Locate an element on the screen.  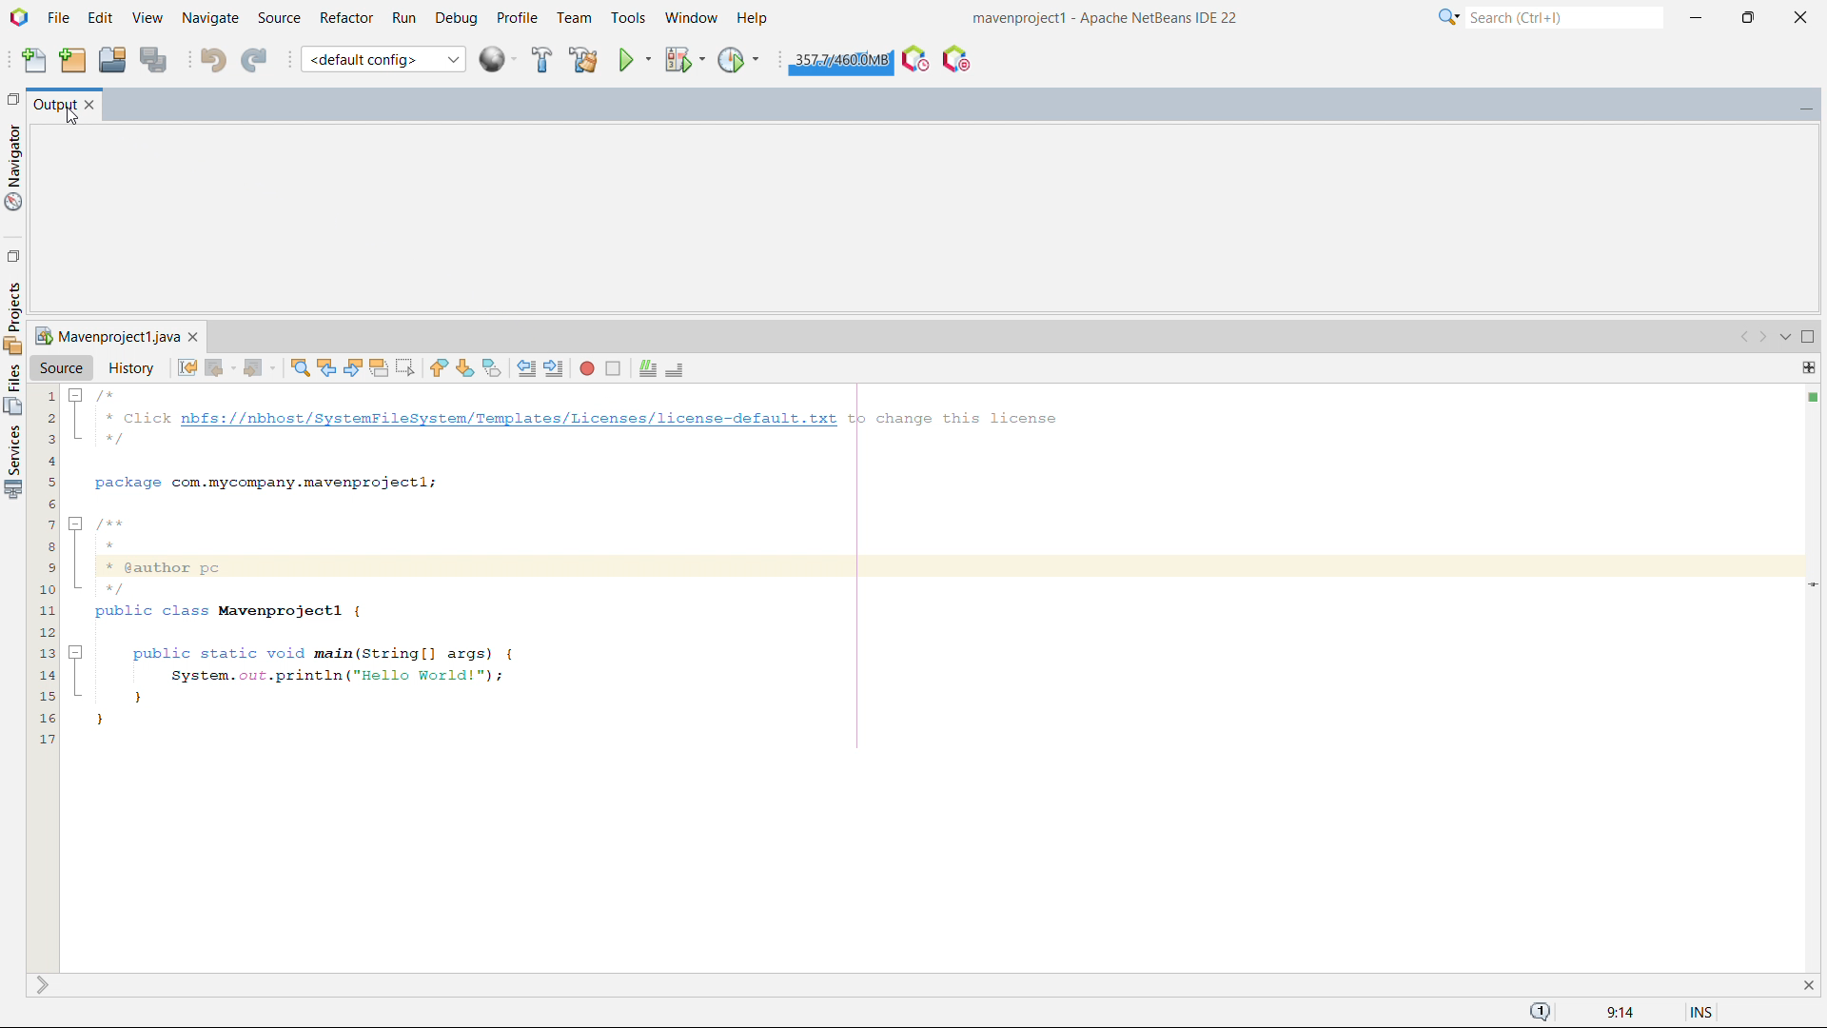
services is located at coordinates (12, 316).